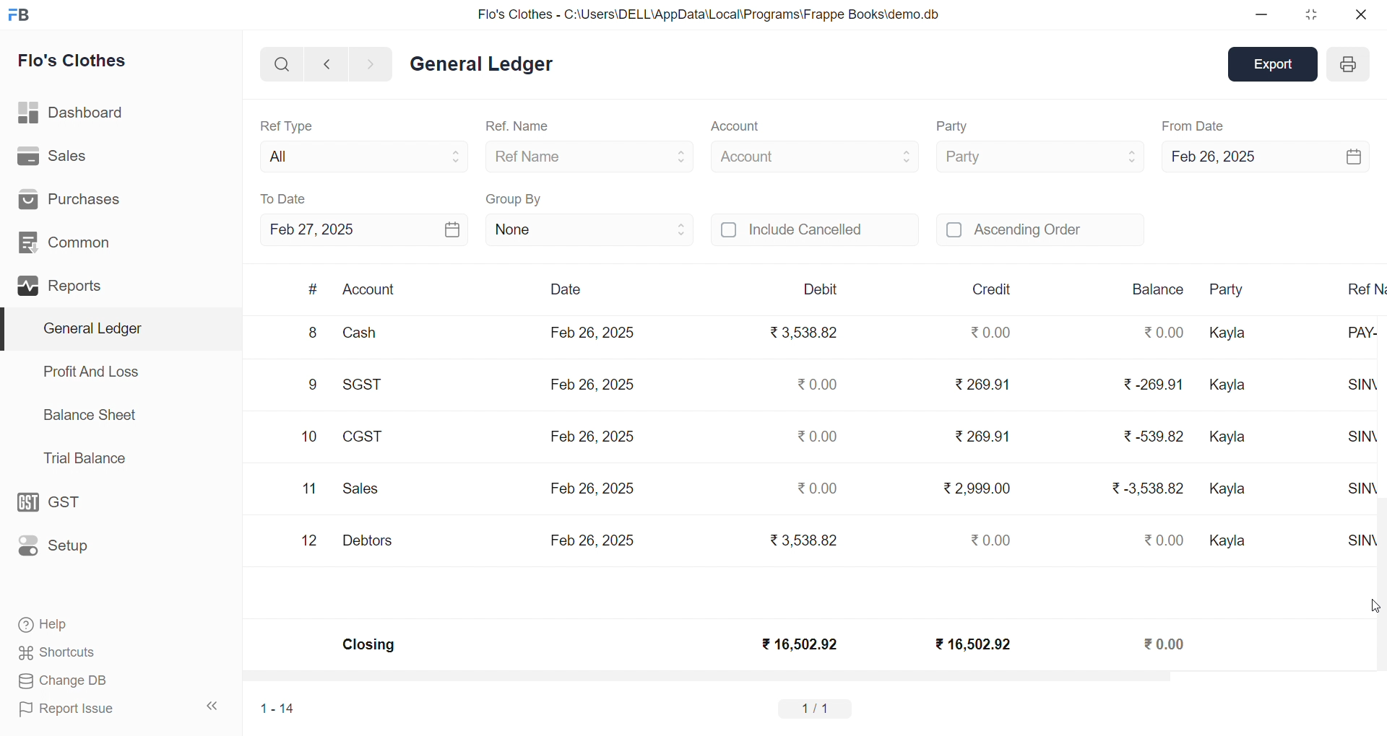  Describe the element at coordinates (1378, 601) in the screenshot. I see `CURSOR` at that location.